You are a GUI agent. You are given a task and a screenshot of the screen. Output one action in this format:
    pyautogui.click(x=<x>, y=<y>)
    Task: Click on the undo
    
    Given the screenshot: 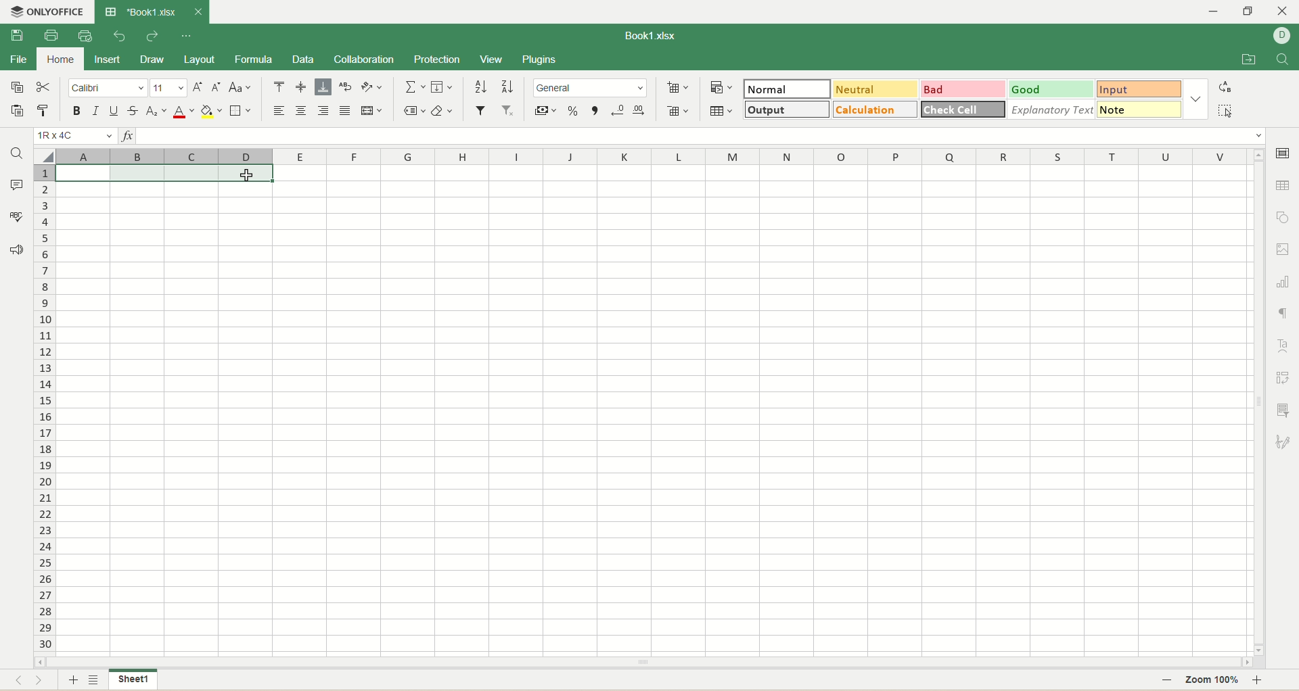 What is the action you would take?
    pyautogui.click(x=117, y=37)
    